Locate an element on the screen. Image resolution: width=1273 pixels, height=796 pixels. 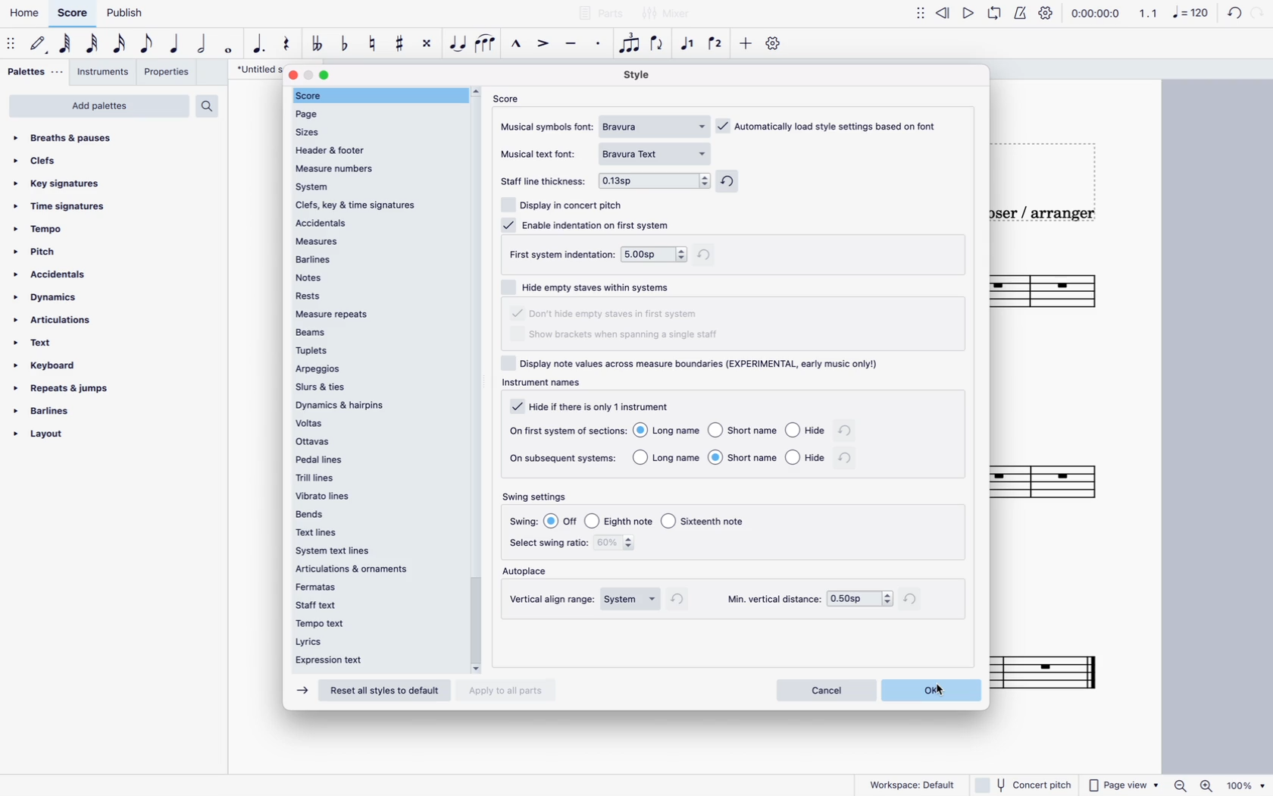
Display in concert pitch is located at coordinates (562, 203).